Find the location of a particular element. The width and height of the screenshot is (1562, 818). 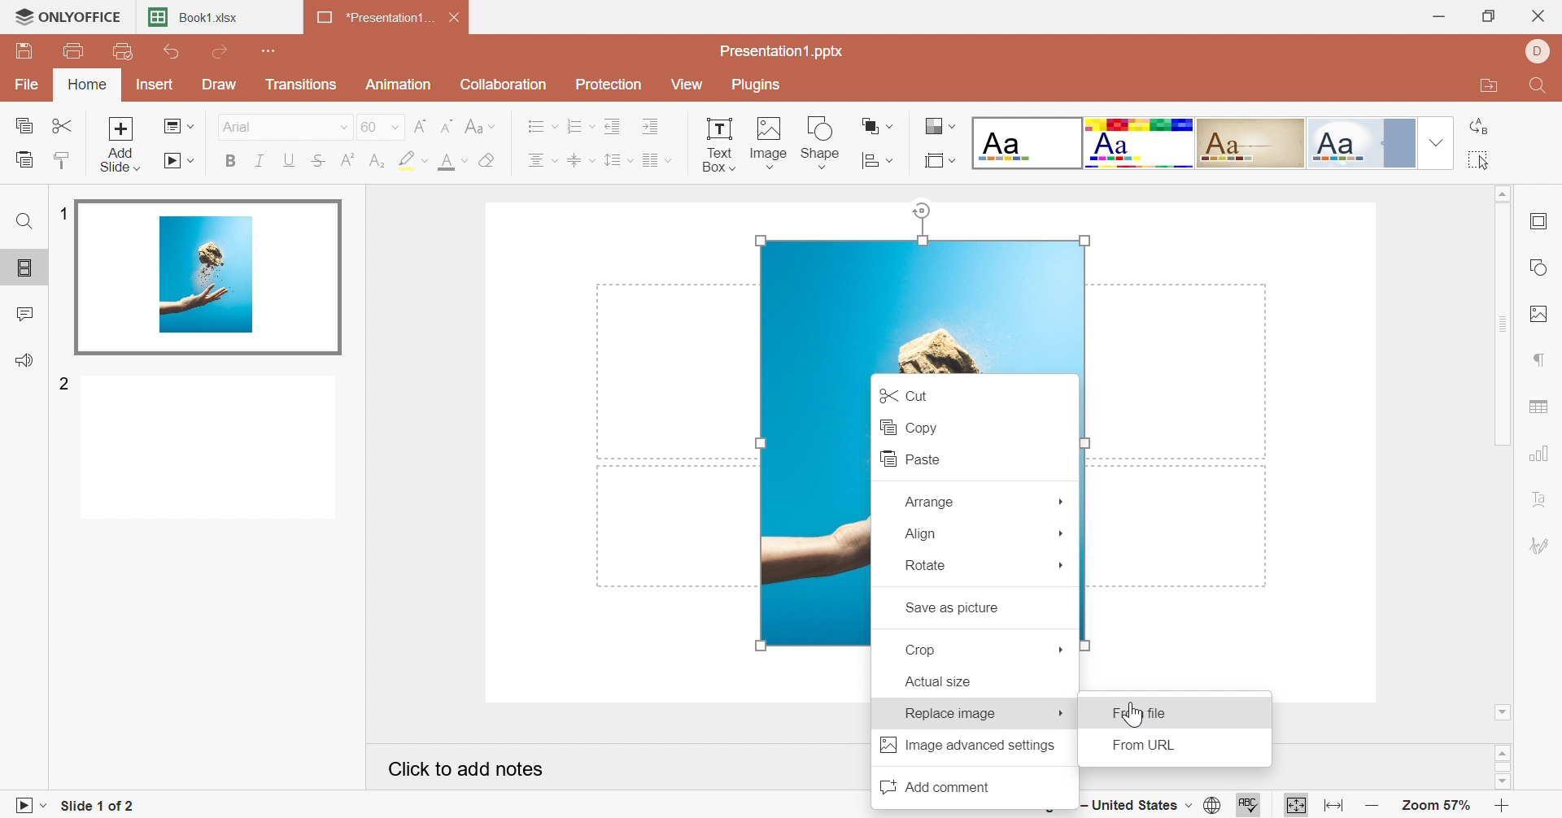

Image is located at coordinates (770, 139).